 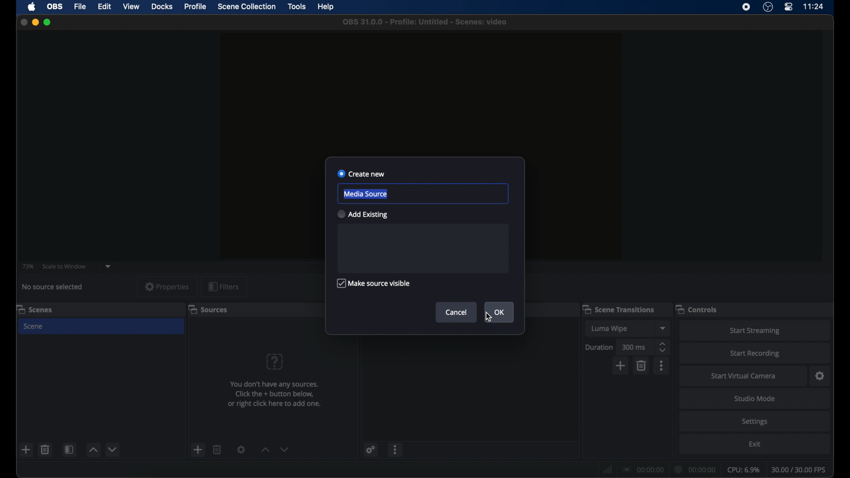 I want to click on make source visible, so click(x=373, y=283).